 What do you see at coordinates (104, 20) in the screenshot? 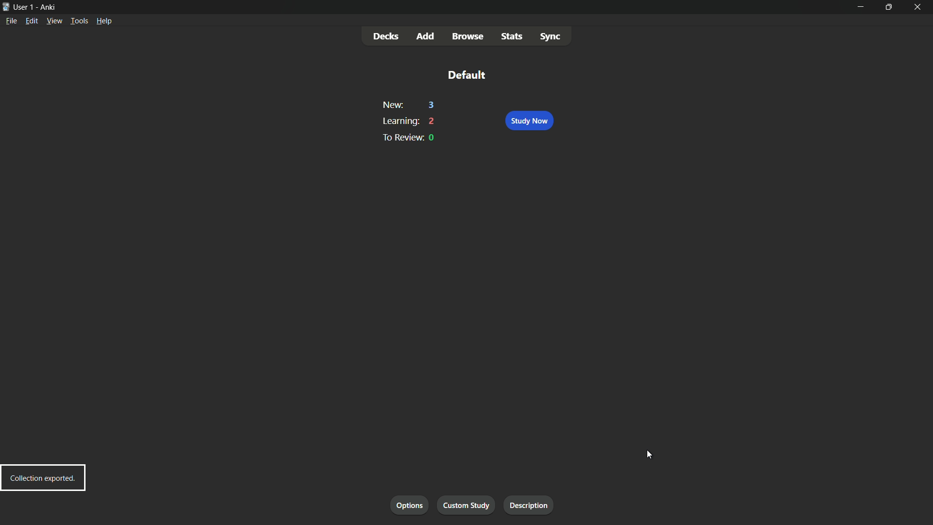
I see `help menu` at bounding box center [104, 20].